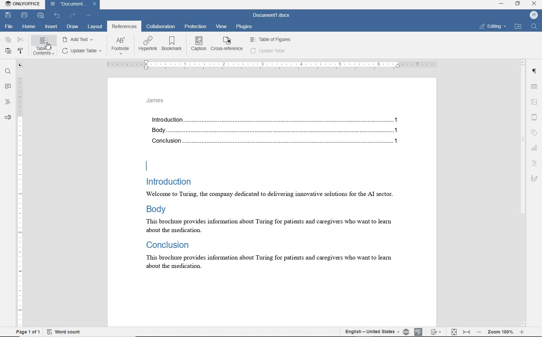 The width and height of the screenshot is (542, 337). Describe the element at coordinates (57, 15) in the screenshot. I see `undo` at that location.